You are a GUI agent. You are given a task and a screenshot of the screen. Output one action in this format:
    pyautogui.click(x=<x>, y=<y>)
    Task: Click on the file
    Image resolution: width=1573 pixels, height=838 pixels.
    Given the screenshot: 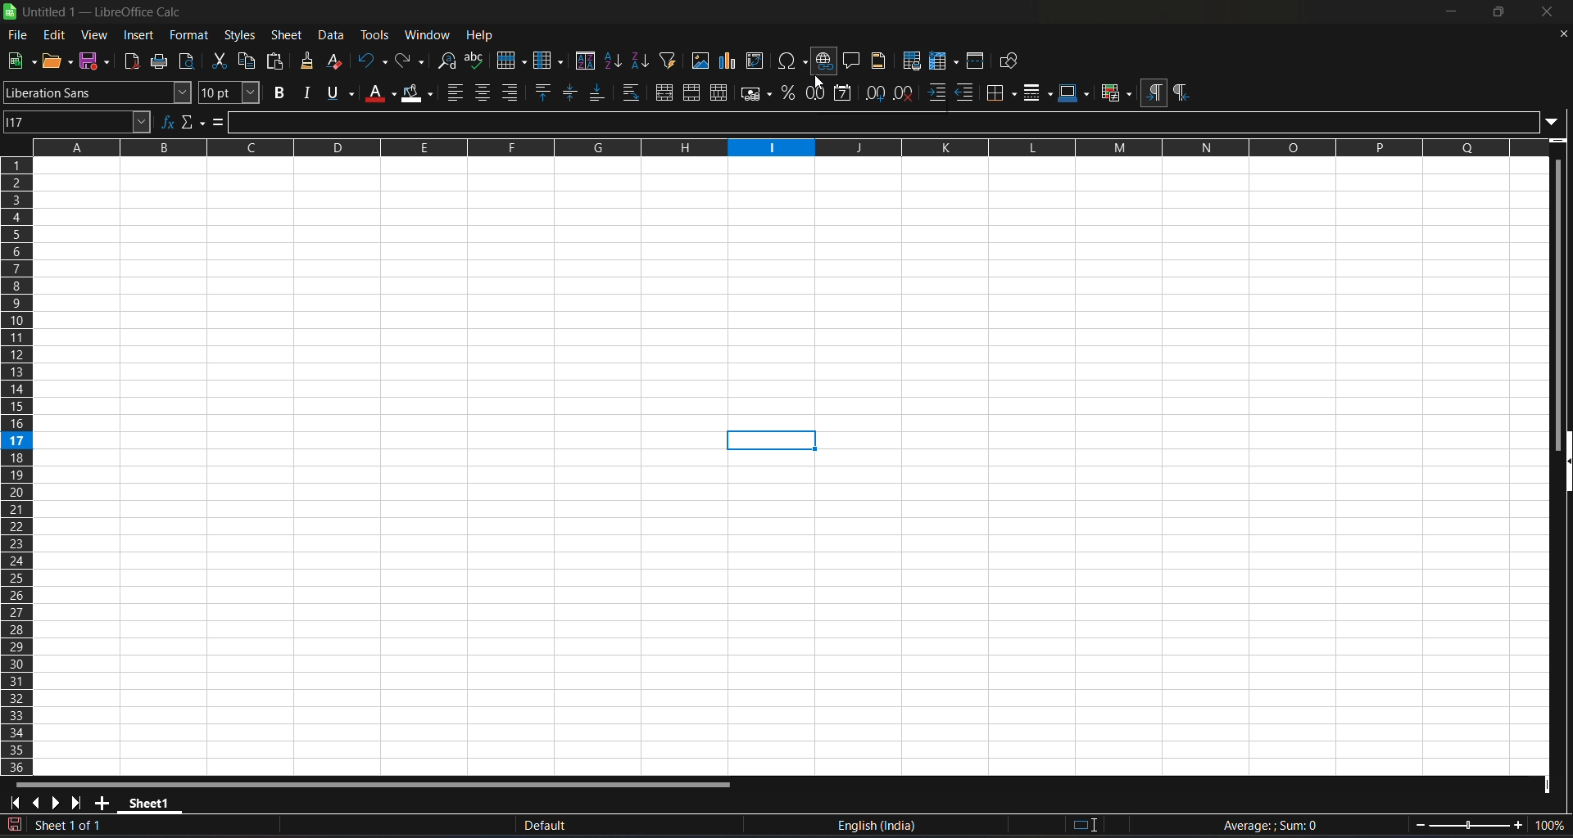 What is the action you would take?
    pyautogui.click(x=18, y=37)
    